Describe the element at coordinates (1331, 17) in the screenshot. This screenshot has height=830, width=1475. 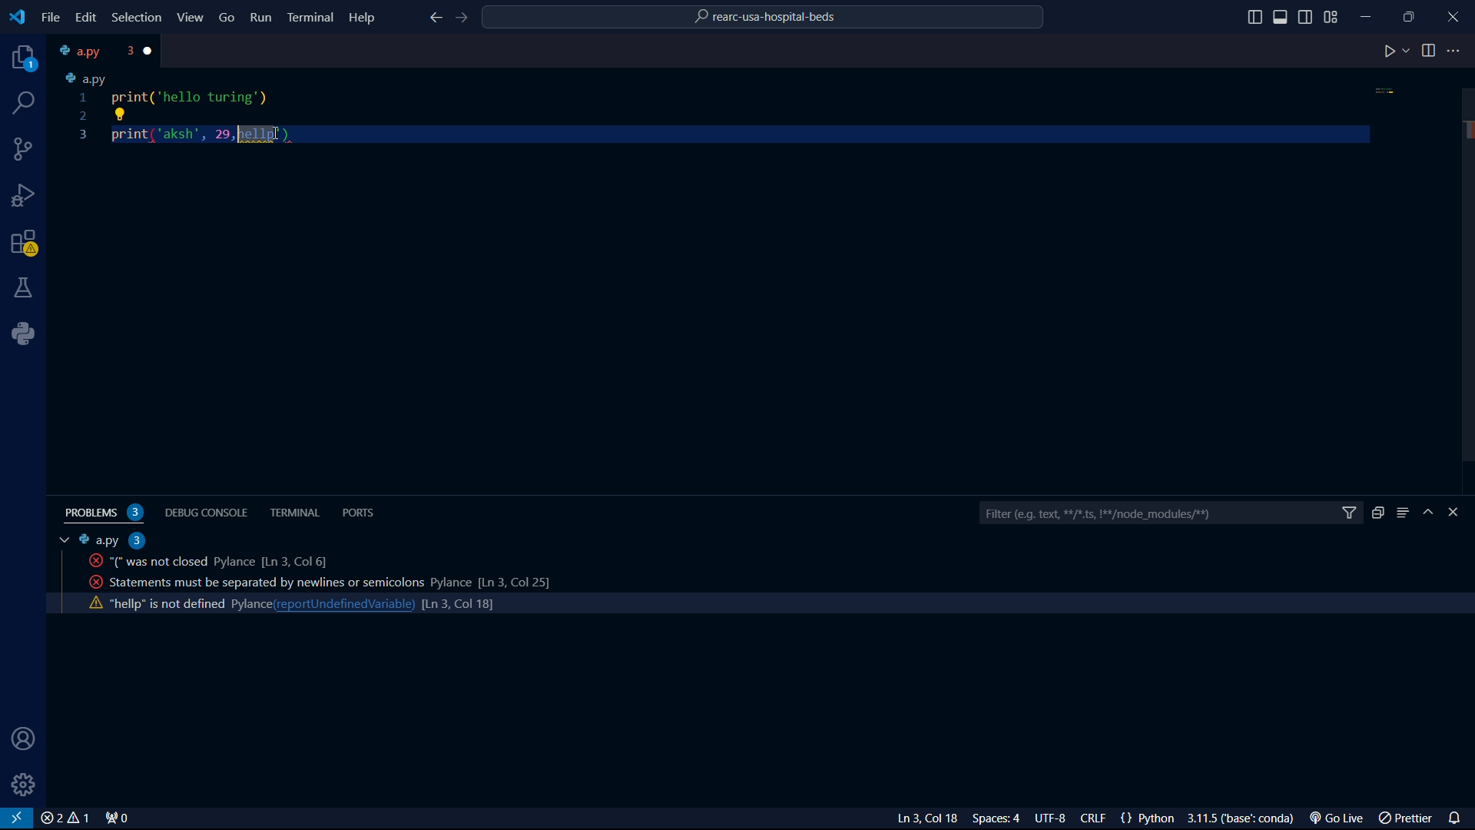
I see `grid view` at that location.